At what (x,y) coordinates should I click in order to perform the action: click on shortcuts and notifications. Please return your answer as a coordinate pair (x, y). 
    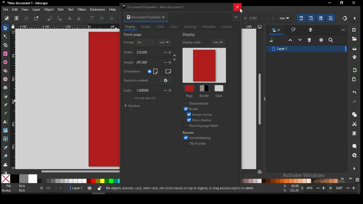
    Looking at the image, I should click on (180, 188).